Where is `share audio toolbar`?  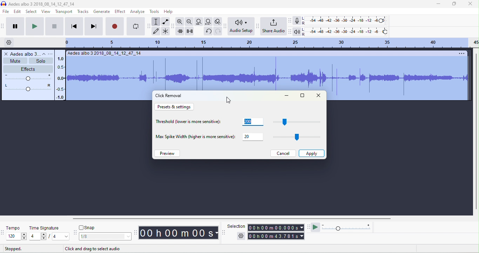
share audio toolbar is located at coordinates (258, 26).